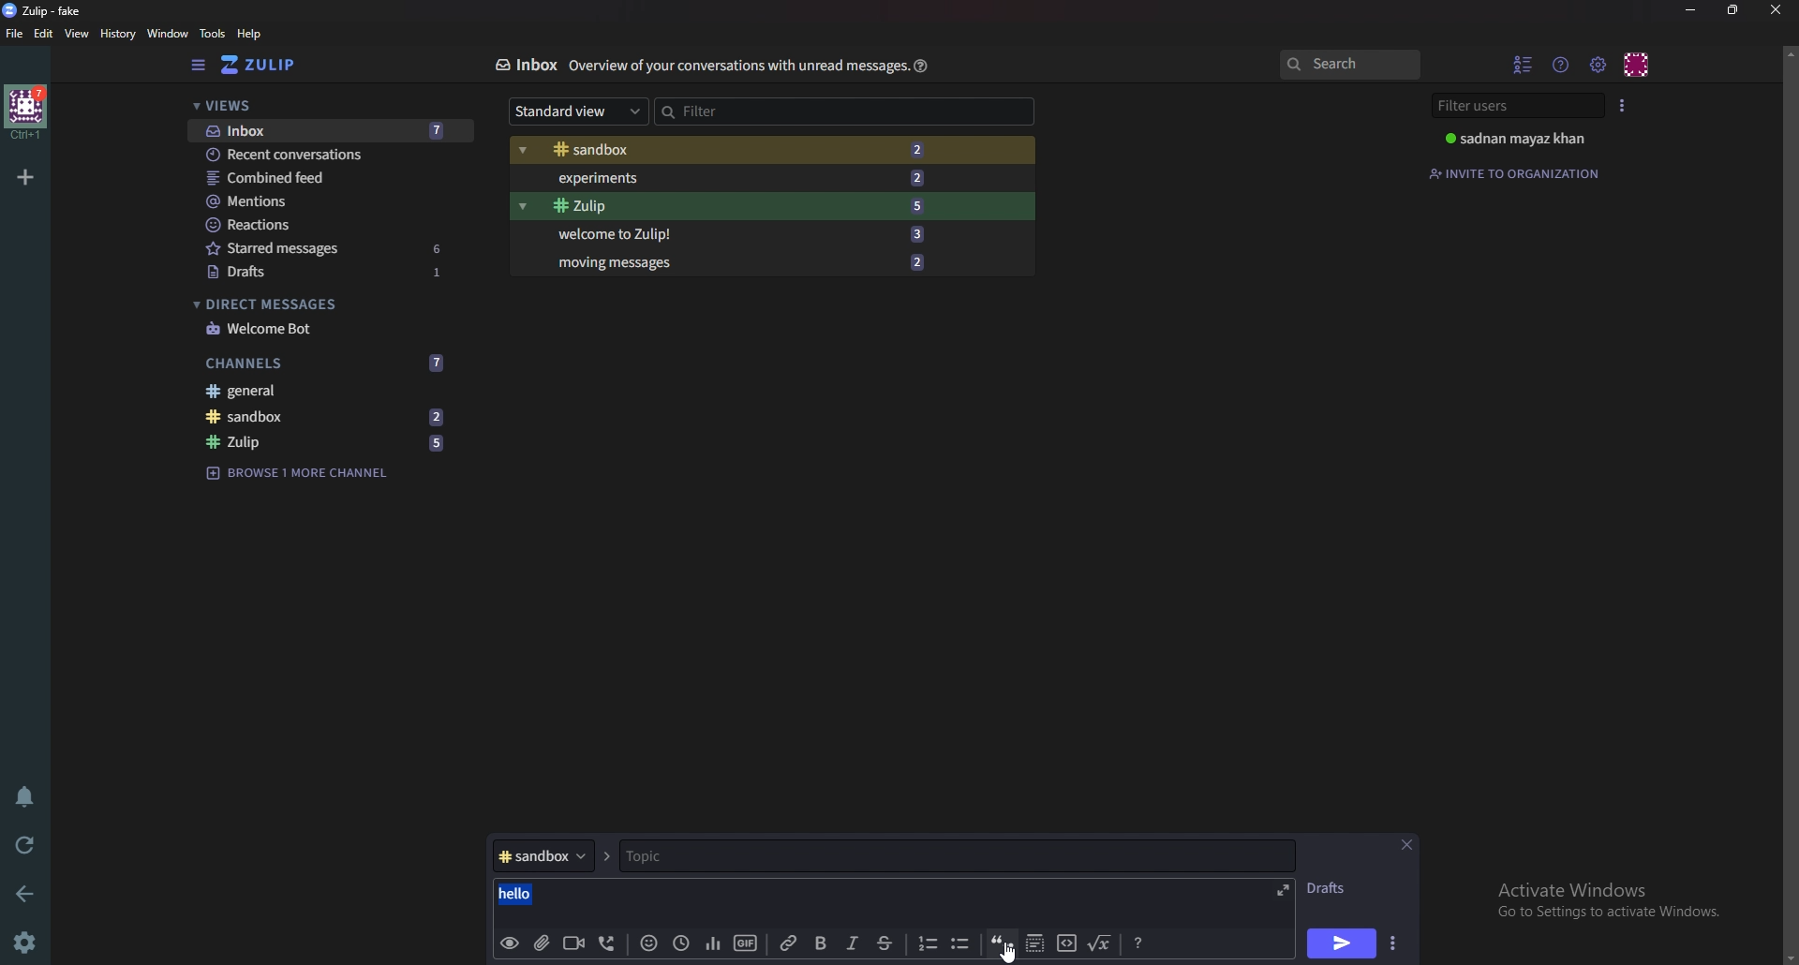 This screenshot has width=1799, height=965. Describe the element at coordinates (893, 943) in the screenshot. I see `Strike through` at that location.